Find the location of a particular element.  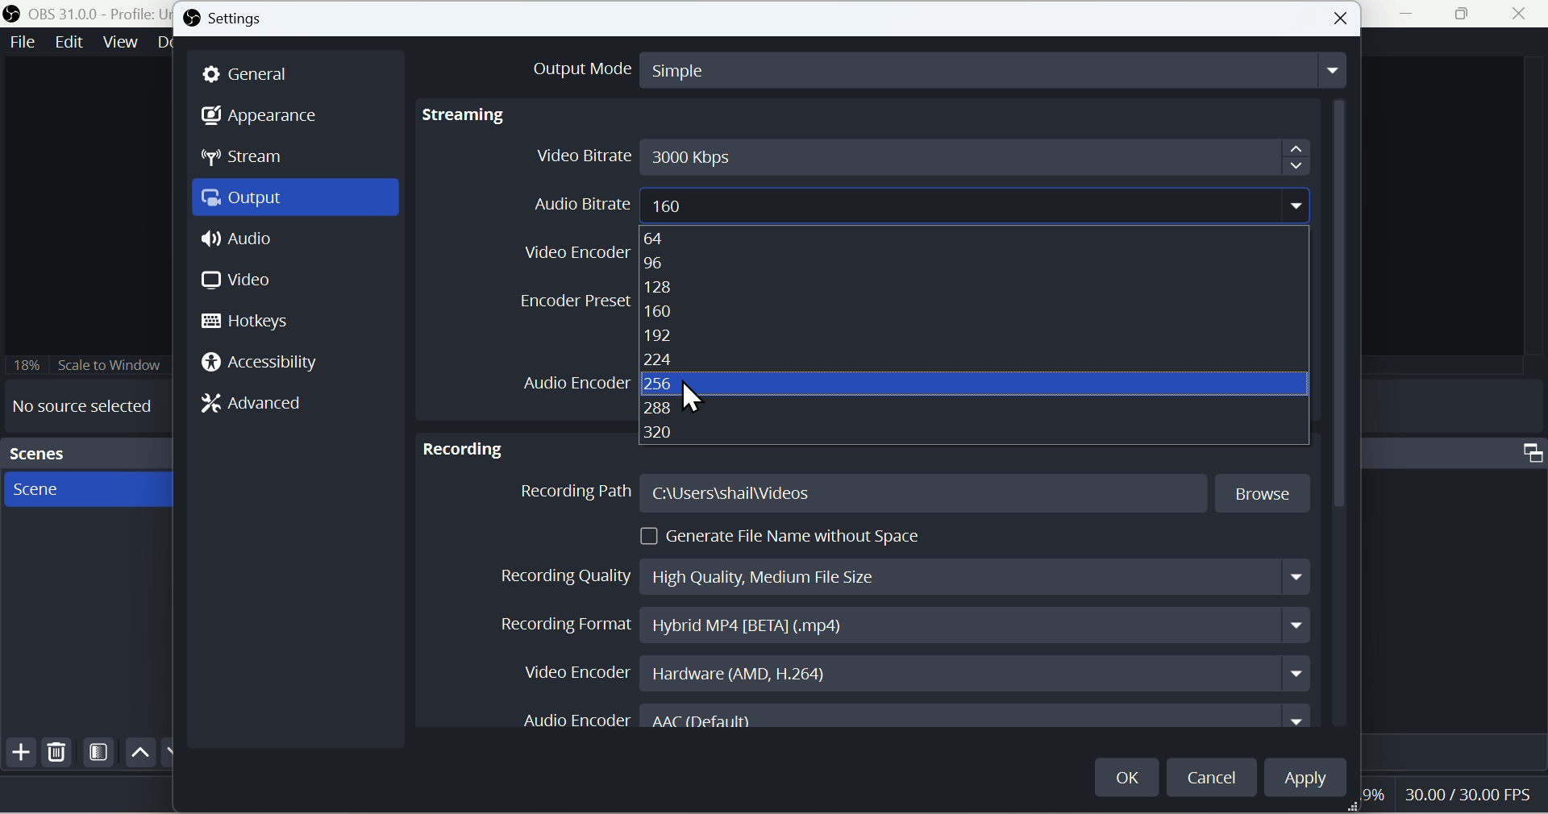

View is located at coordinates (120, 43).